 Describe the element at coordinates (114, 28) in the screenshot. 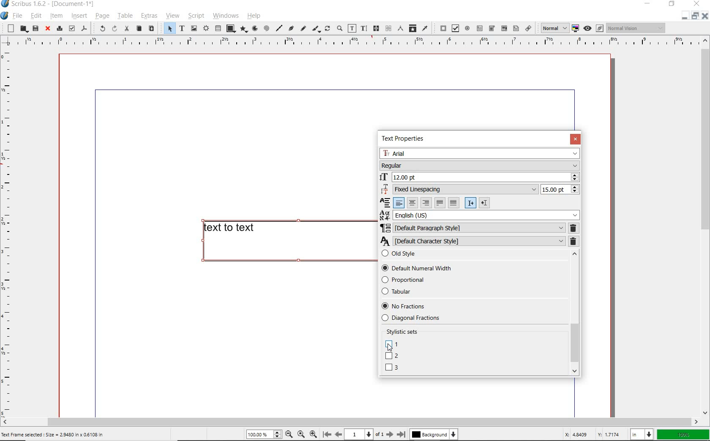

I see `redo` at that location.